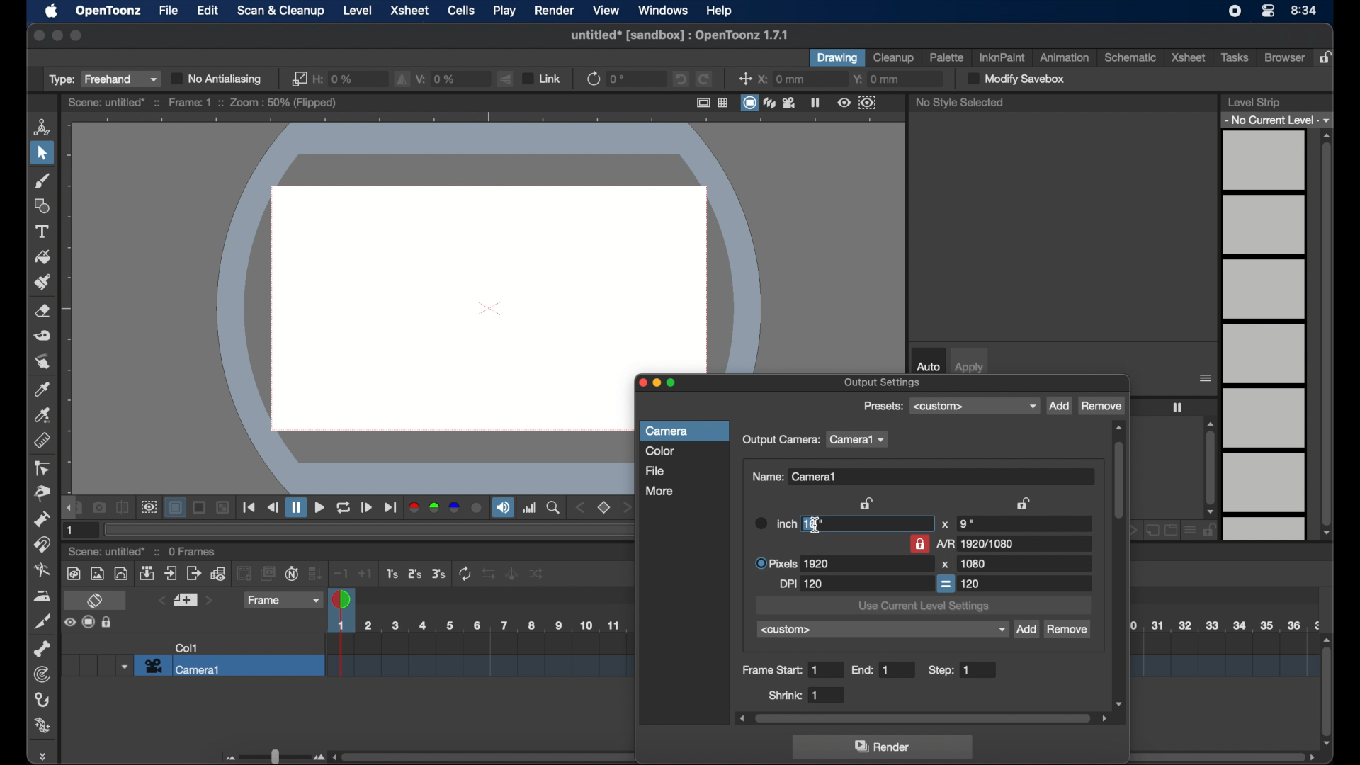 Image resolution: width=1360 pixels, height=765 pixels. What do you see at coordinates (208, 11) in the screenshot?
I see `edit` at bounding box center [208, 11].